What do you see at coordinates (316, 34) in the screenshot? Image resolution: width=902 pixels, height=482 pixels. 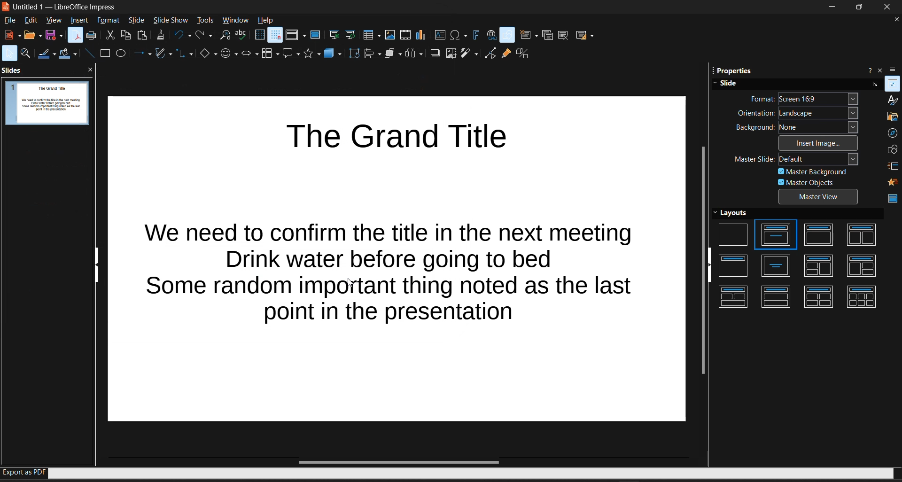 I see `master slide` at bounding box center [316, 34].